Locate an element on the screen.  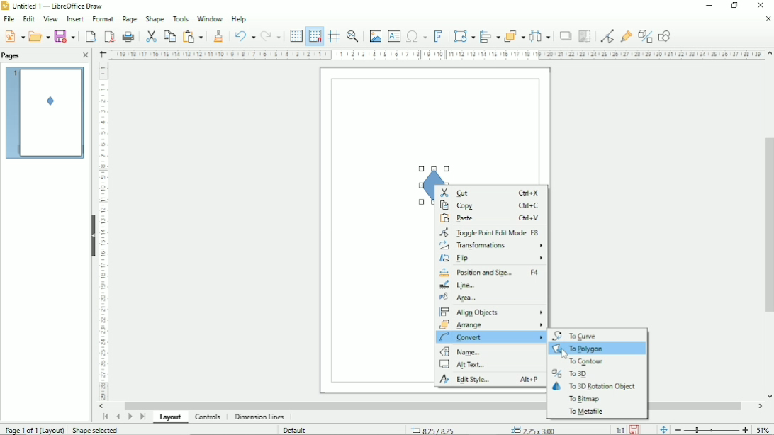
Clone formatting is located at coordinates (219, 35).